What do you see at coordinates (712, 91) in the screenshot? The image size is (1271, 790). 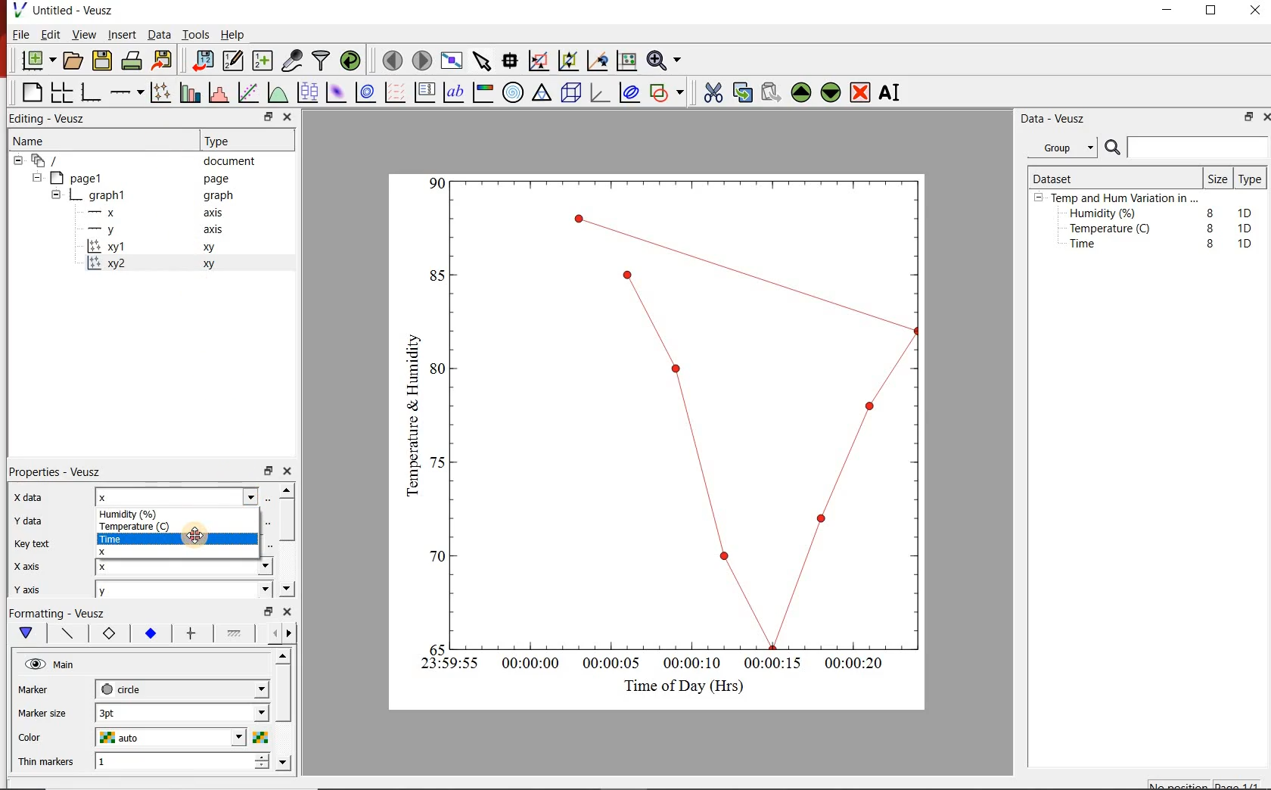 I see `cut the selected widget` at bounding box center [712, 91].